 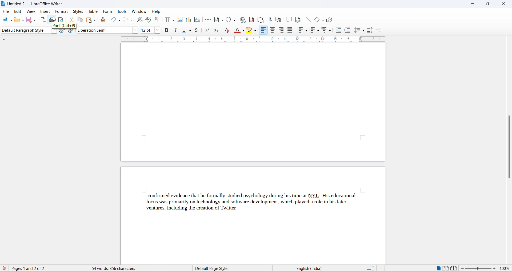 I want to click on form, so click(x=108, y=11).